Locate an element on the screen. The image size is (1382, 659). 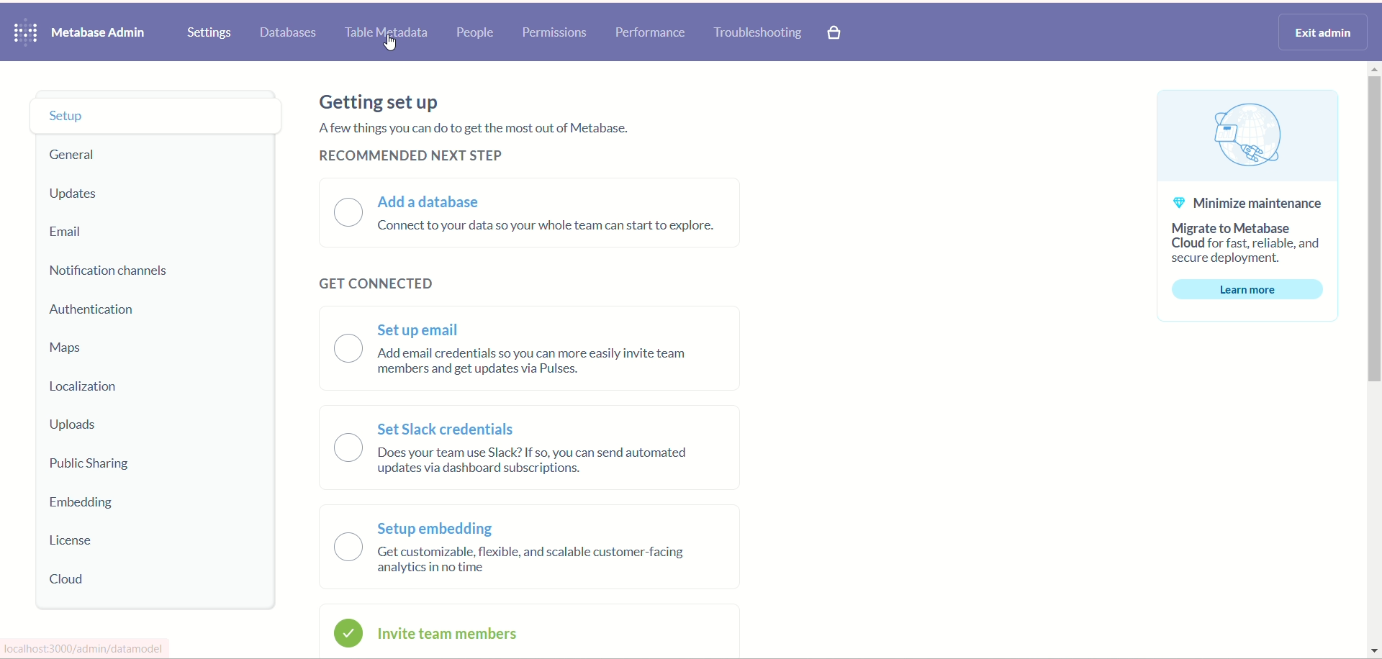
troubleshooting is located at coordinates (761, 33).